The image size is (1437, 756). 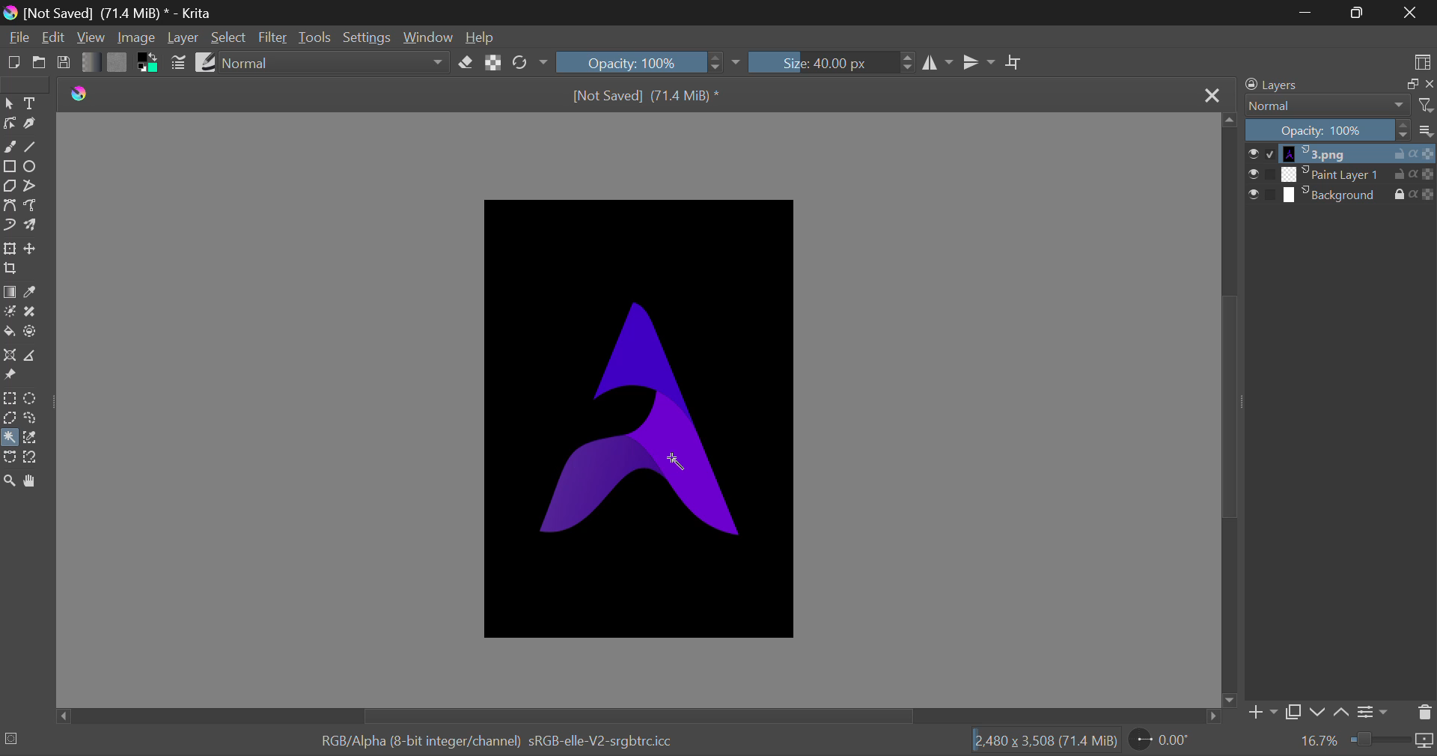 What do you see at coordinates (426, 37) in the screenshot?
I see `Window` at bounding box center [426, 37].